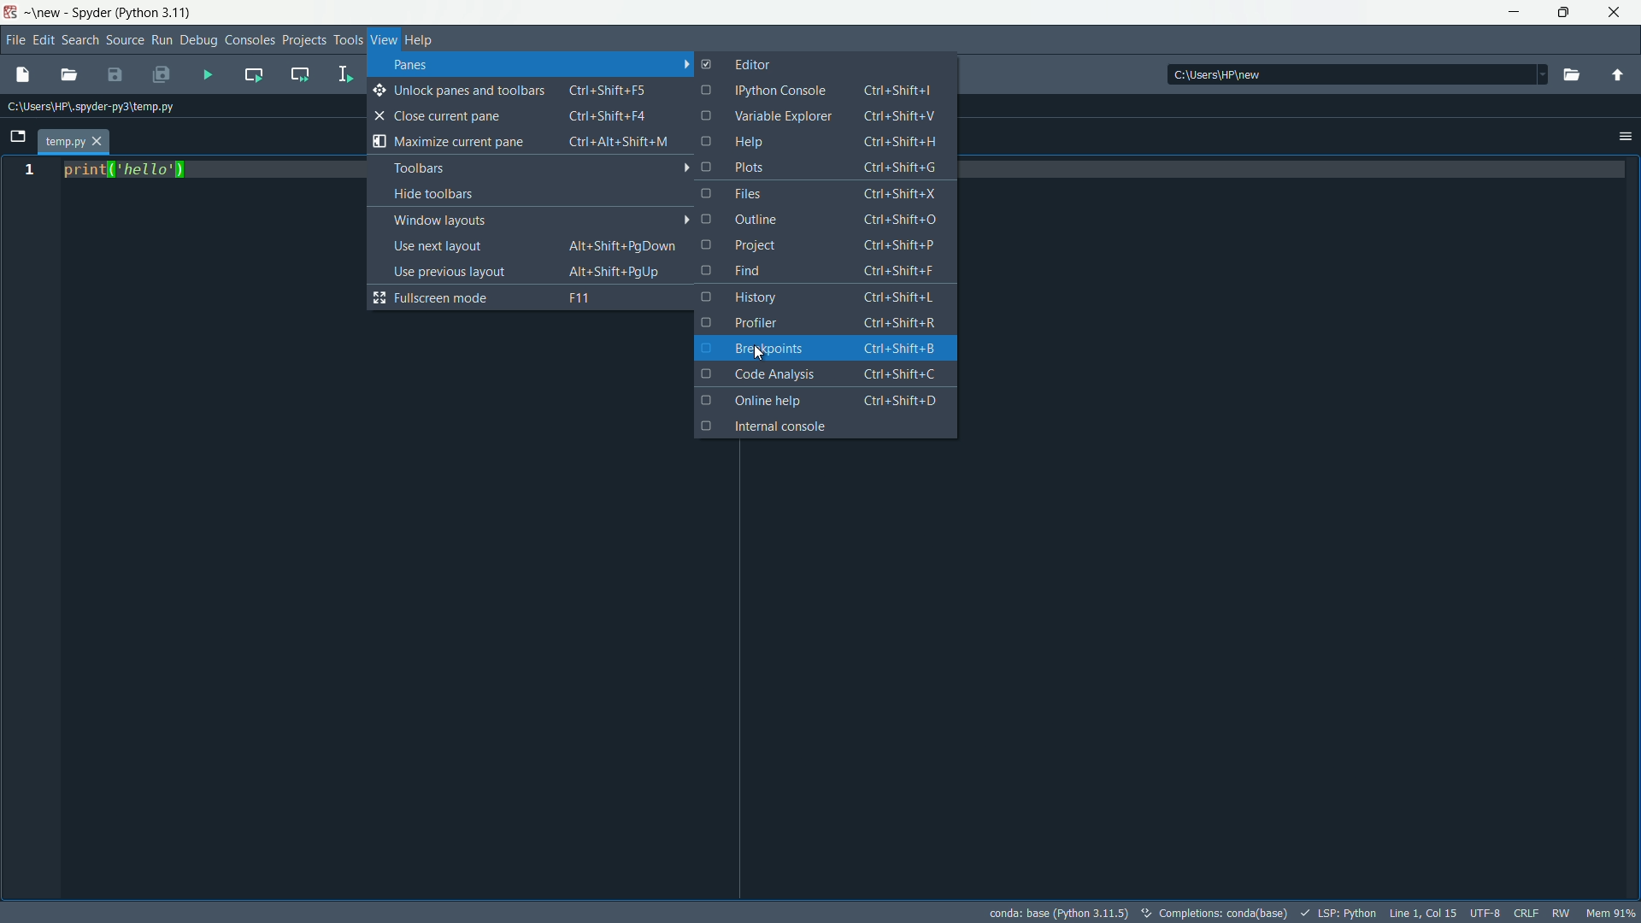 The image size is (1641, 923). I want to click on use previous layout, so click(538, 270).